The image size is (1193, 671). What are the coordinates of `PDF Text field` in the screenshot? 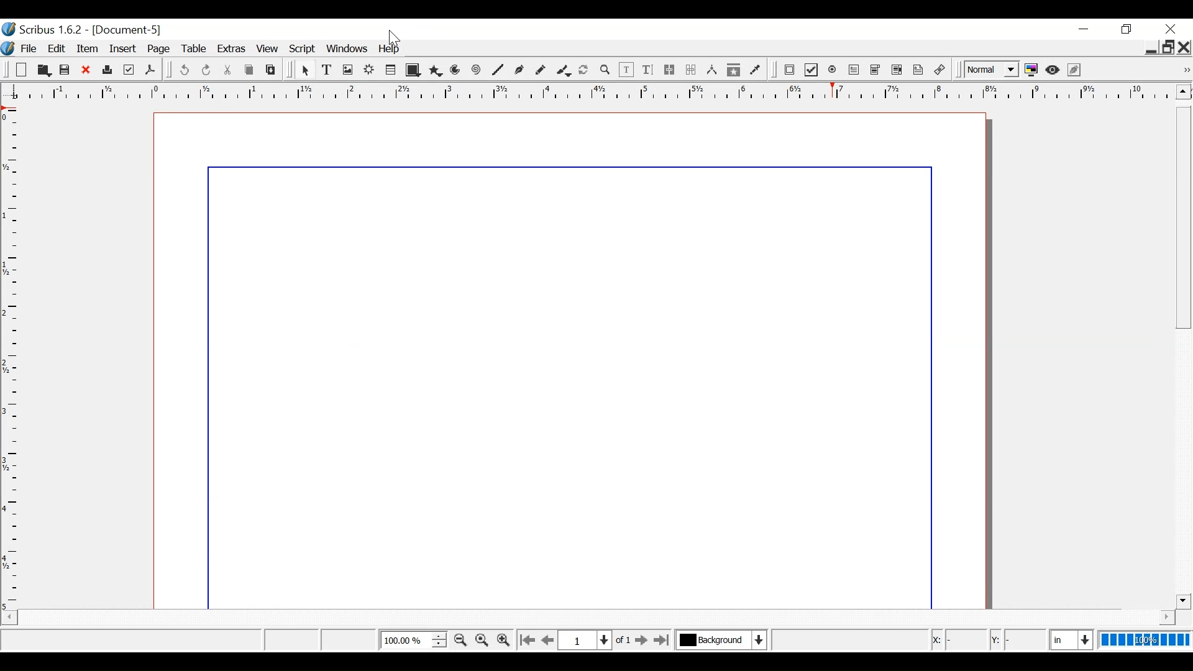 It's located at (854, 70).